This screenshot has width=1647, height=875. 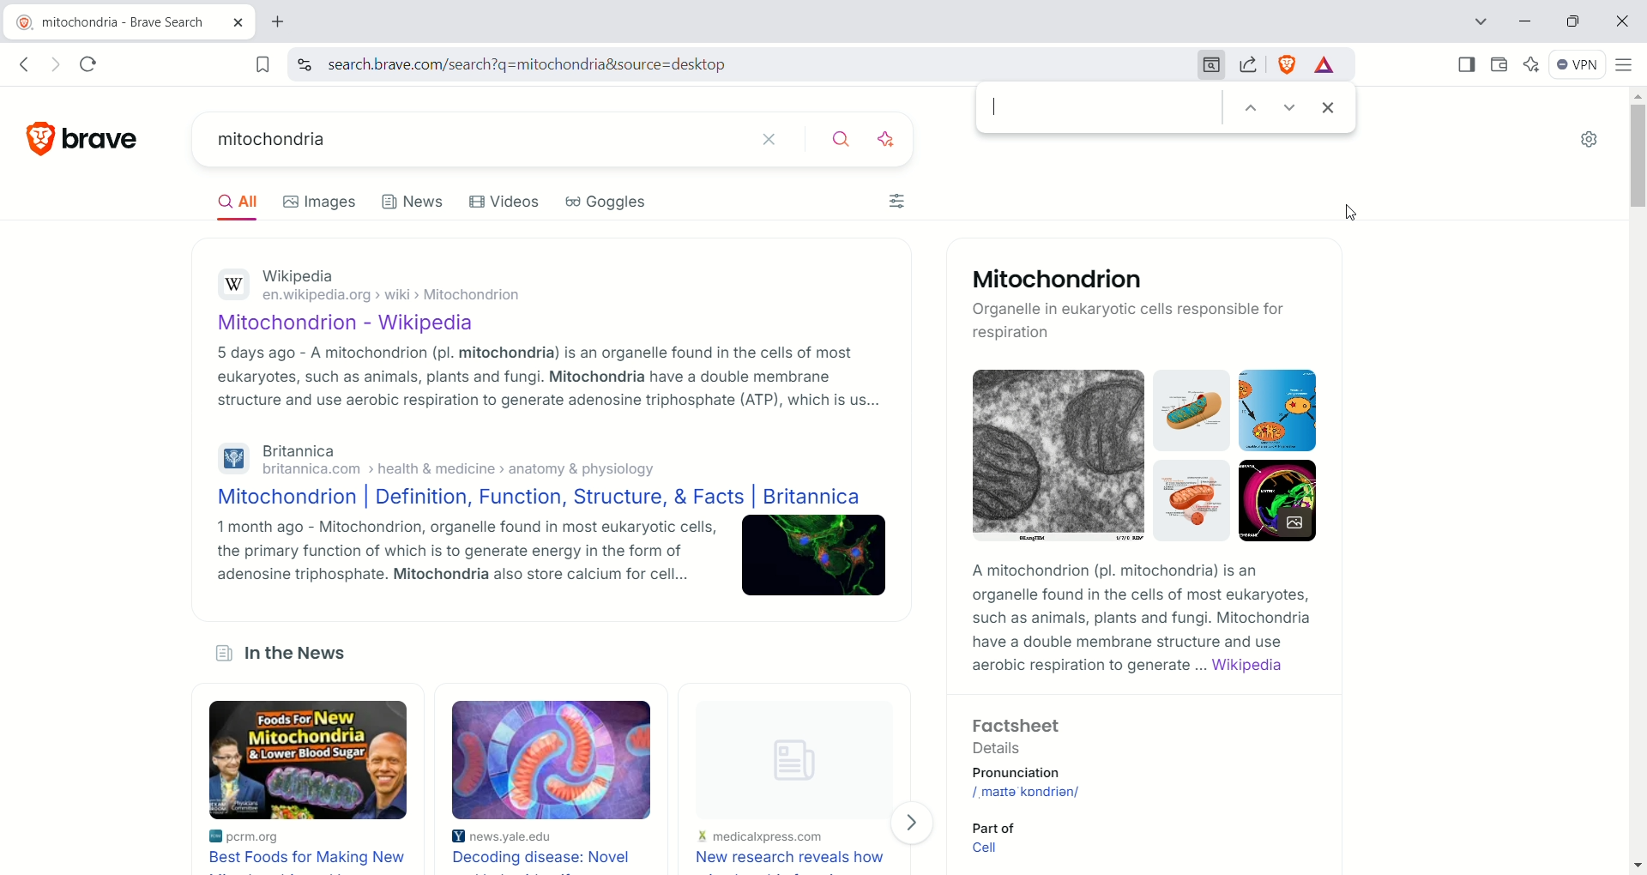 I want to click on brave logo, so click(x=23, y=22).